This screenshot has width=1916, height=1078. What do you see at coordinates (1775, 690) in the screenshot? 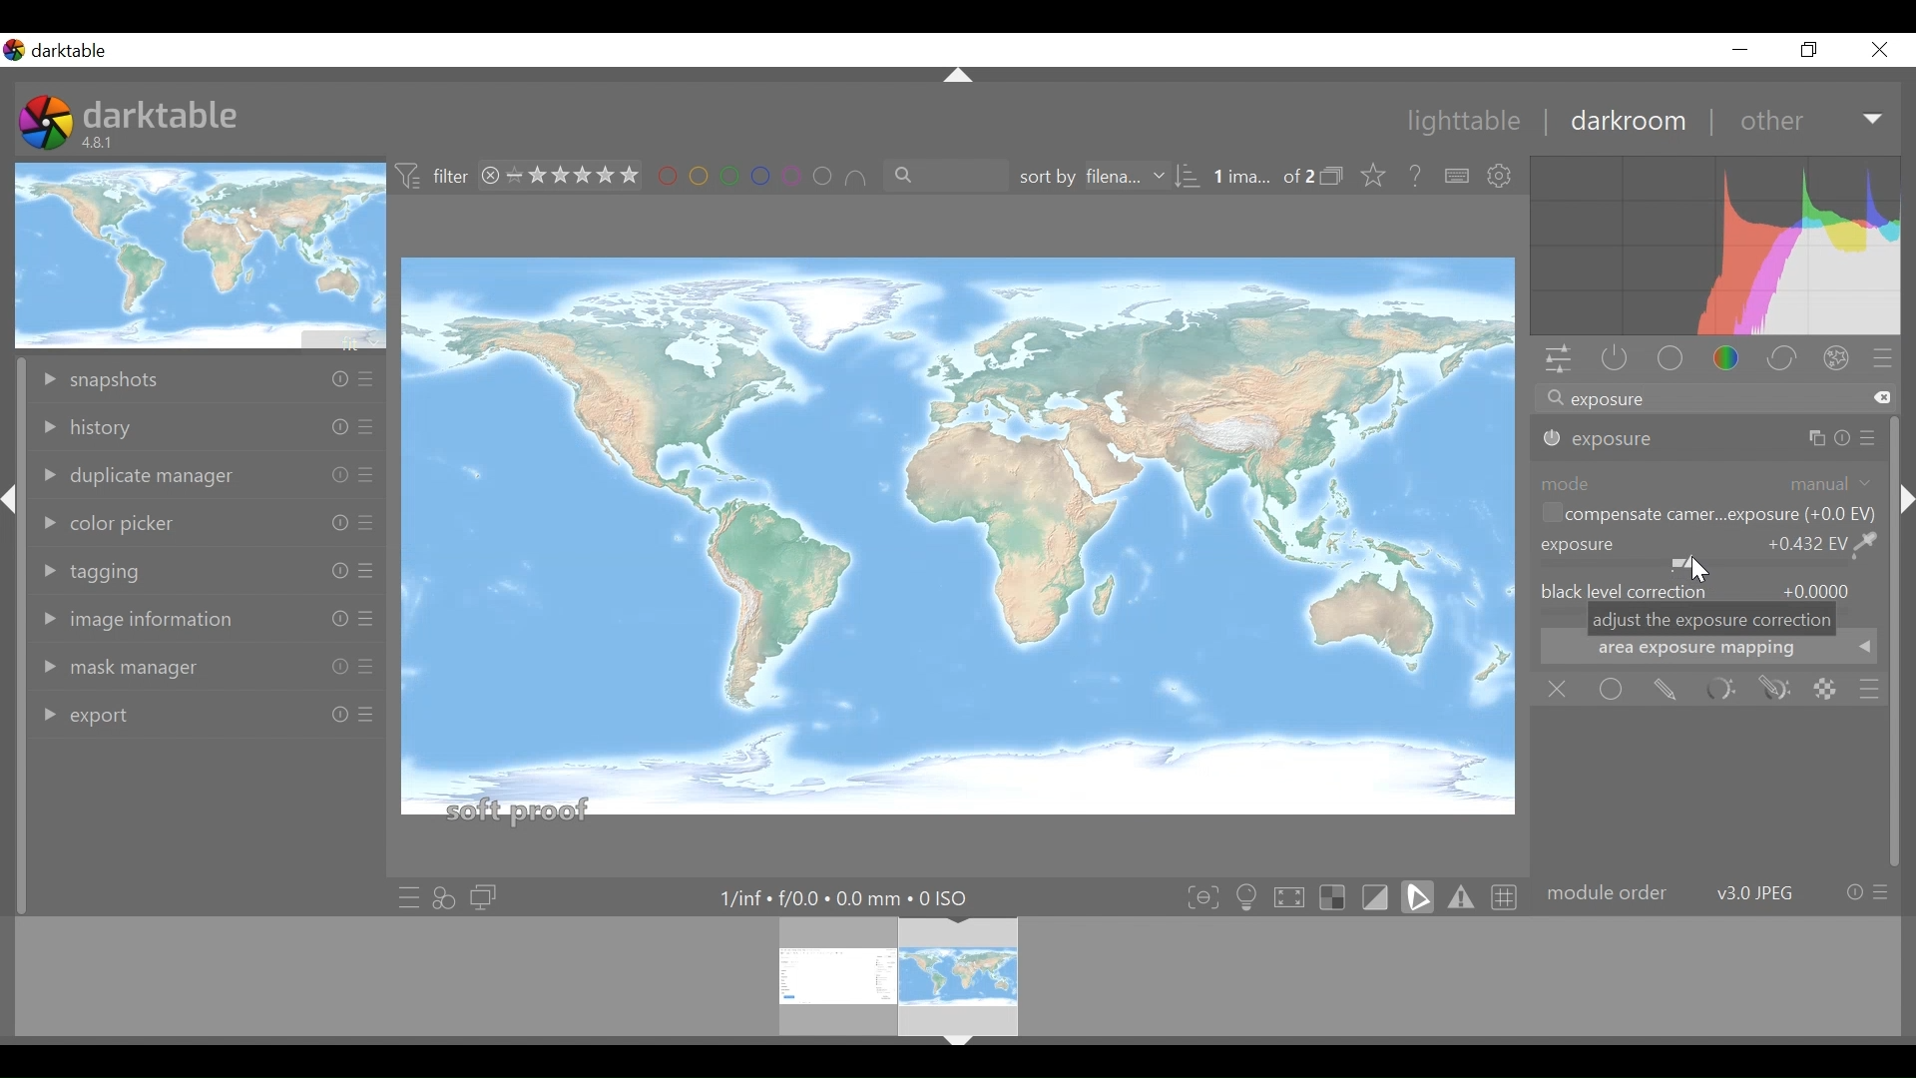
I see `` at bounding box center [1775, 690].